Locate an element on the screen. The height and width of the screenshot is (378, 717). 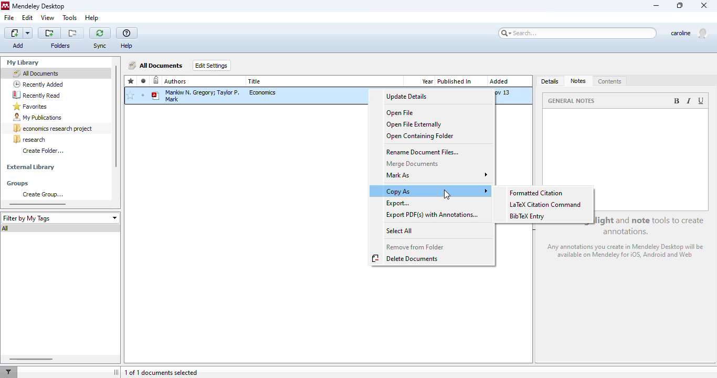
any annotations you create in Mendeley Desktop will be available on Mendeley for iOS, android and web. is located at coordinates (627, 252).